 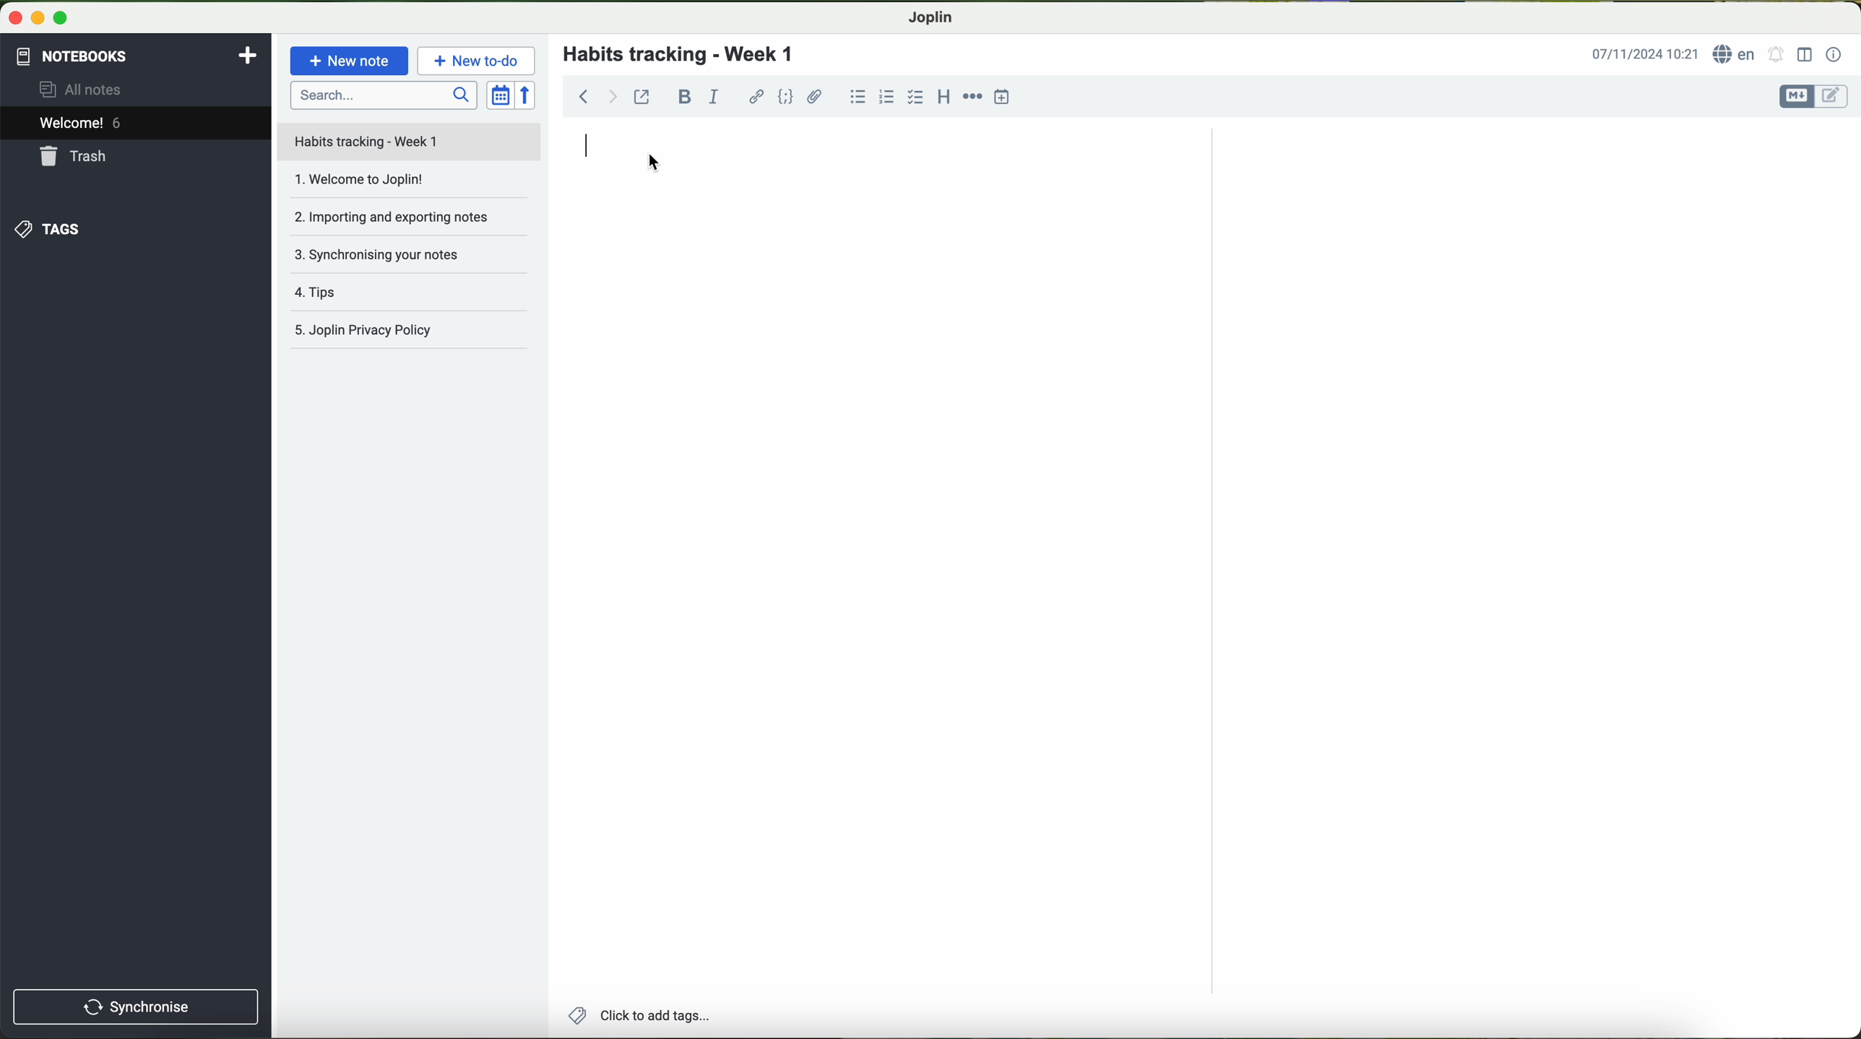 I want to click on tips, so click(x=412, y=296).